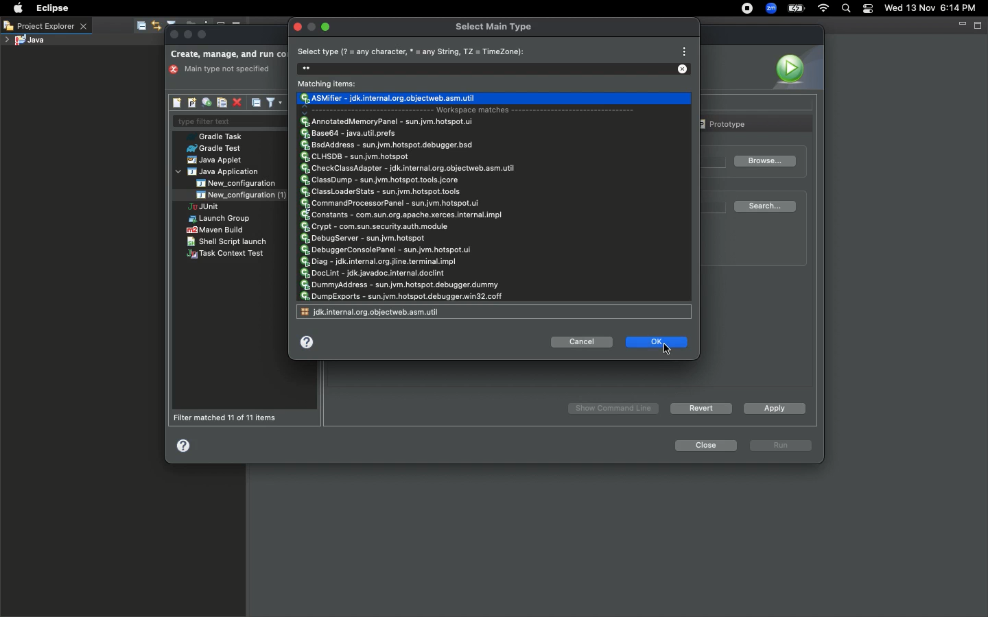 Image resolution: width=988 pixels, height=617 pixels. I want to click on Constants - com.sun.org.apache.xerces.internal.impl, so click(401, 215).